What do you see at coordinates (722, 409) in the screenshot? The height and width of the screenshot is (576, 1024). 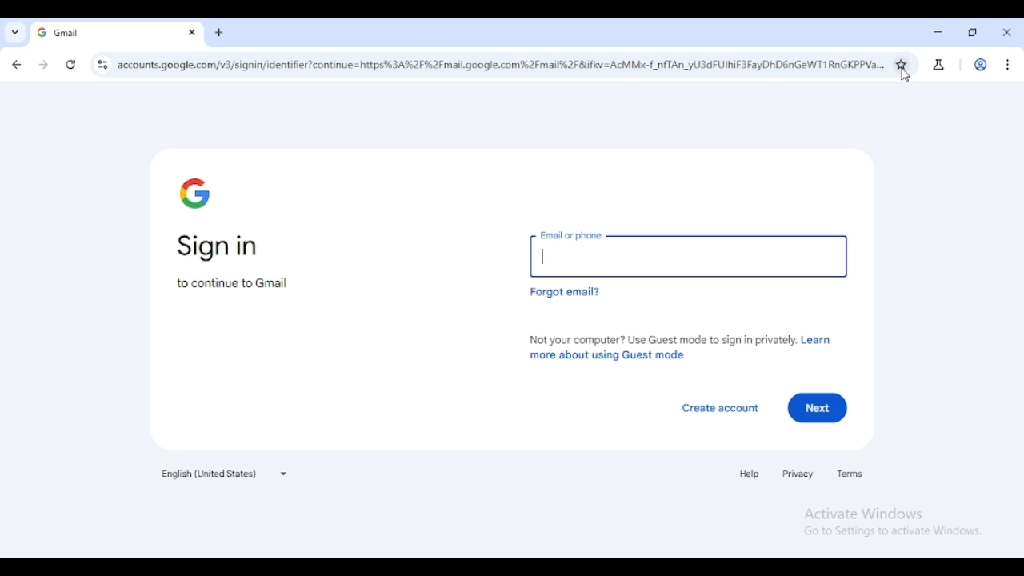 I see `create account` at bounding box center [722, 409].